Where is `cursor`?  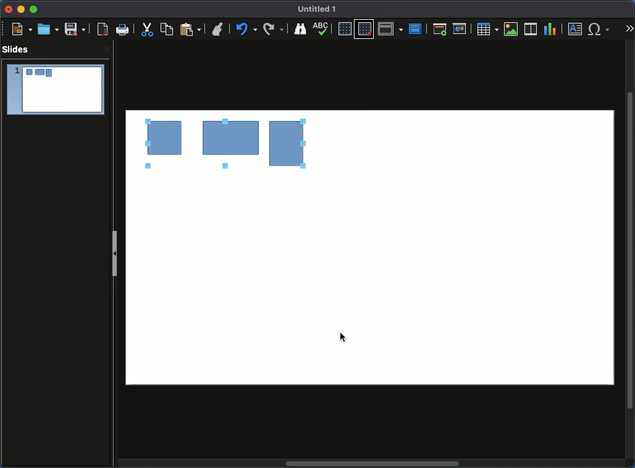 cursor is located at coordinates (343, 338).